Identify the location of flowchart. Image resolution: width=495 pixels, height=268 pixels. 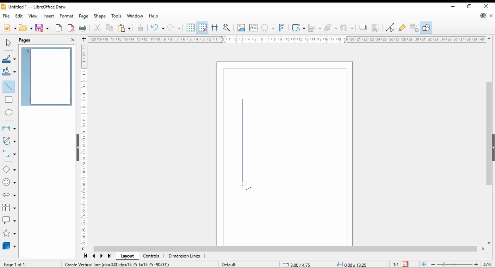
(8, 208).